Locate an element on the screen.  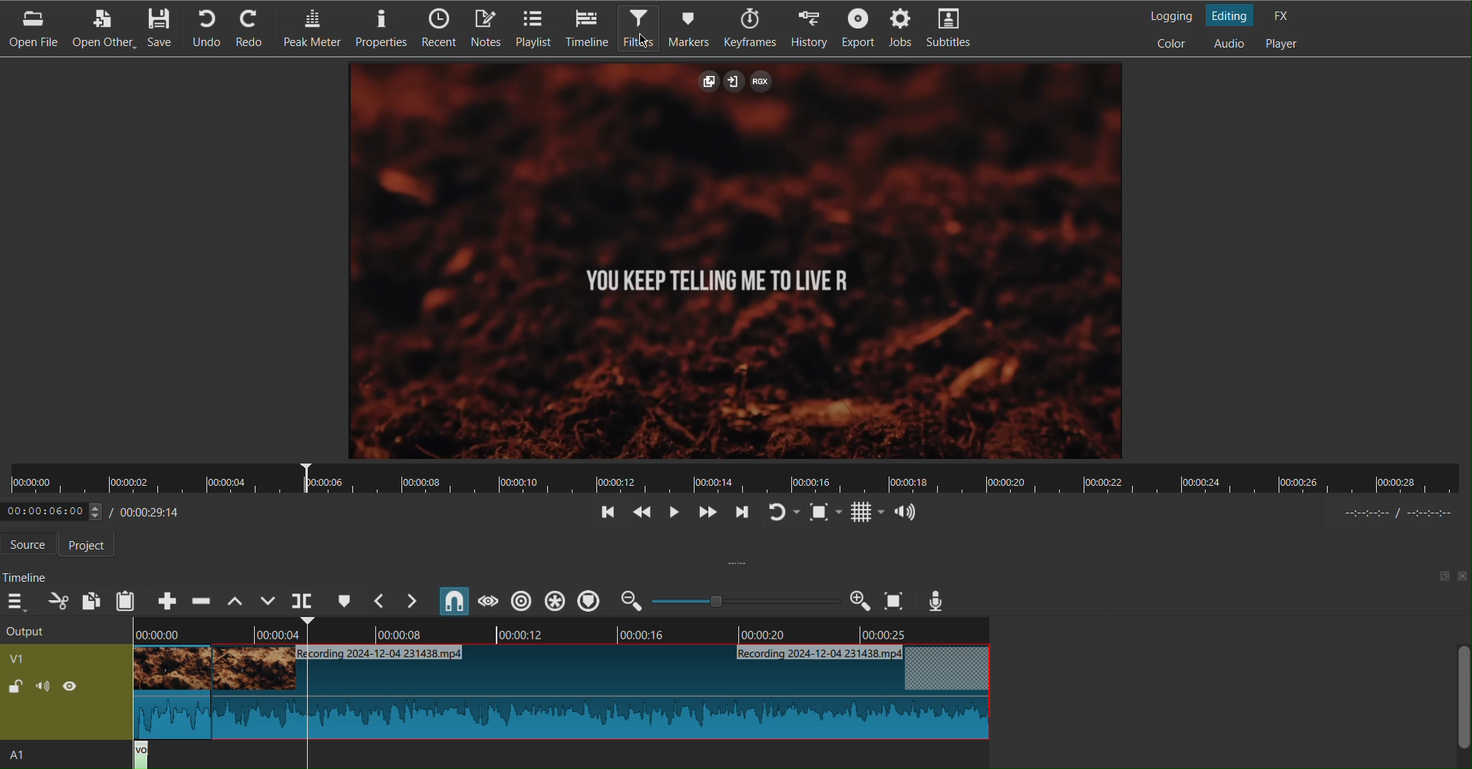
Zoom Fit is located at coordinates (895, 600).